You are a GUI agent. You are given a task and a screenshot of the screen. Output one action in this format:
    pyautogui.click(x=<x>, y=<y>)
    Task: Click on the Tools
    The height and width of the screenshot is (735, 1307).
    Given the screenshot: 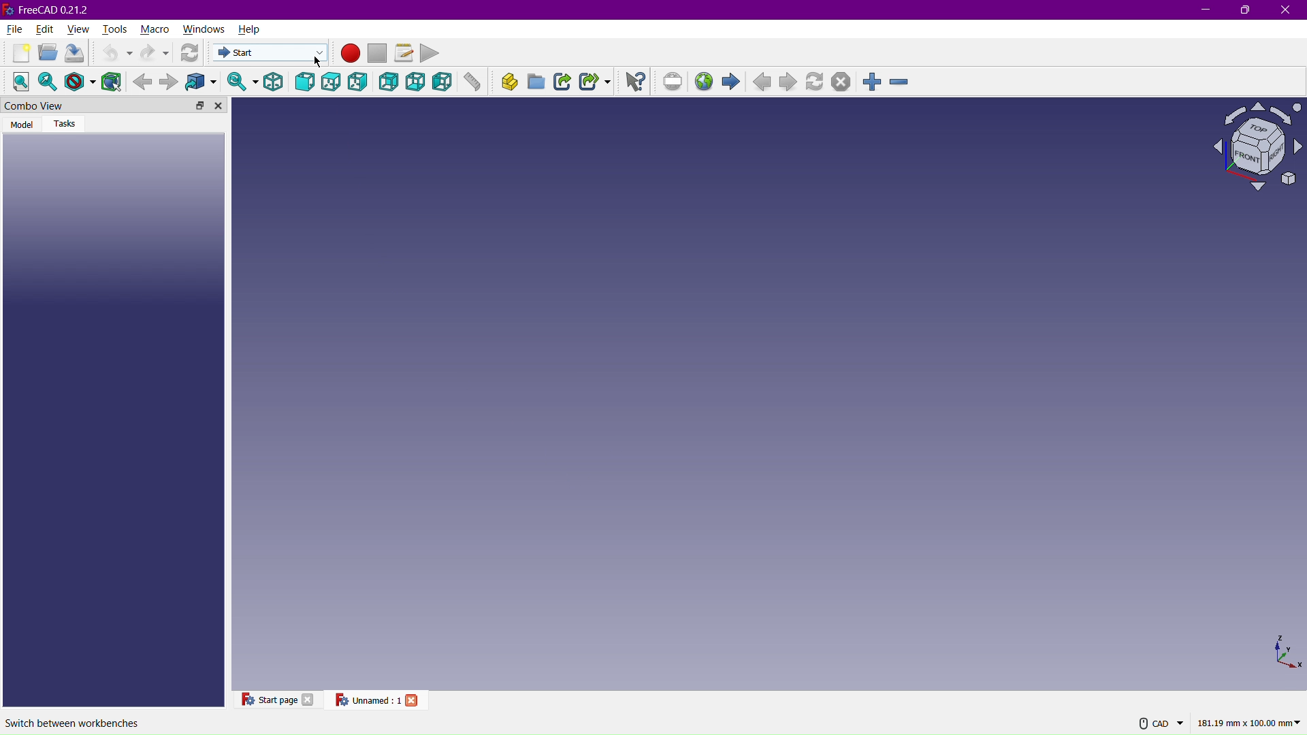 What is the action you would take?
    pyautogui.click(x=113, y=27)
    